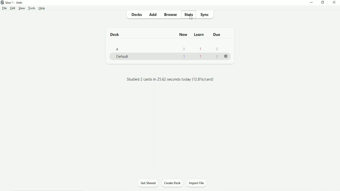  What do you see at coordinates (214, 35) in the screenshot?
I see `Due` at bounding box center [214, 35].